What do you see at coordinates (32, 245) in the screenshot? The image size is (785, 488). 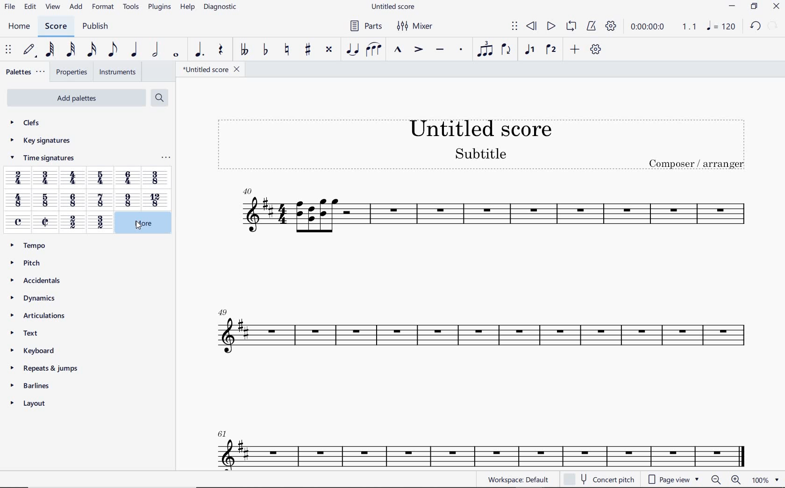 I see `TEMPO` at bounding box center [32, 245].